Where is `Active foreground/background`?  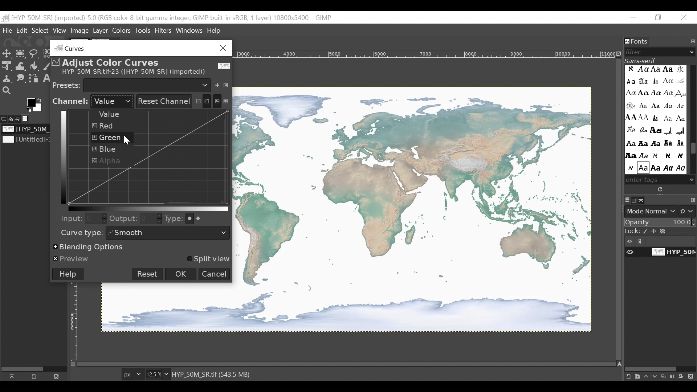 Active foreground/background is located at coordinates (36, 105).